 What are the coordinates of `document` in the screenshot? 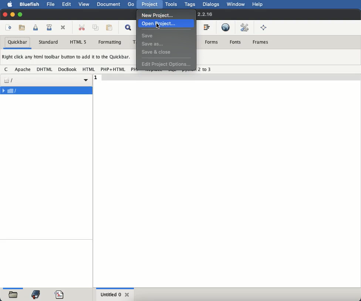 It's located at (108, 4).